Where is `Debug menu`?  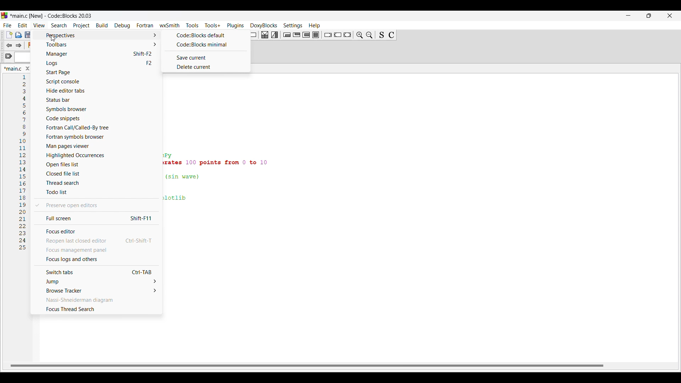
Debug menu is located at coordinates (122, 26).